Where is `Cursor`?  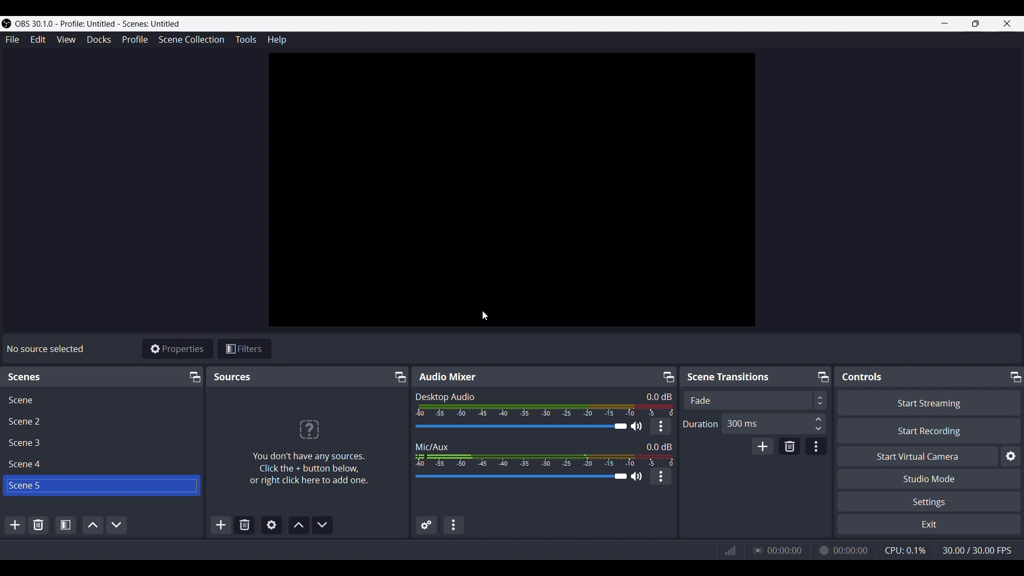
Cursor is located at coordinates (486, 316).